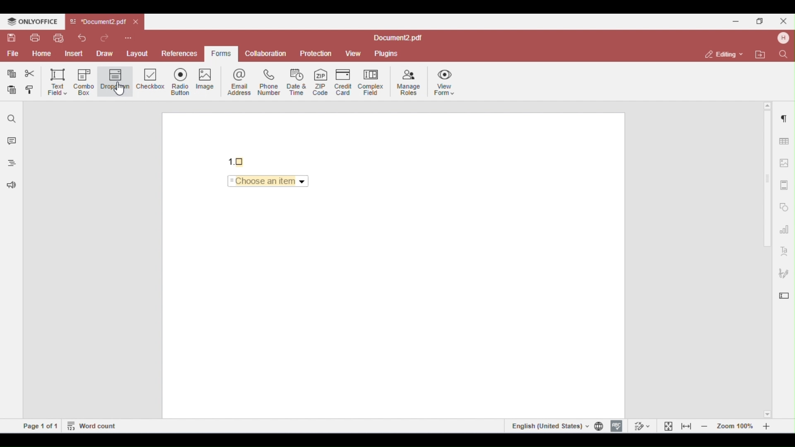 The height and width of the screenshot is (447, 795). What do you see at coordinates (75, 53) in the screenshot?
I see `insert` at bounding box center [75, 53].